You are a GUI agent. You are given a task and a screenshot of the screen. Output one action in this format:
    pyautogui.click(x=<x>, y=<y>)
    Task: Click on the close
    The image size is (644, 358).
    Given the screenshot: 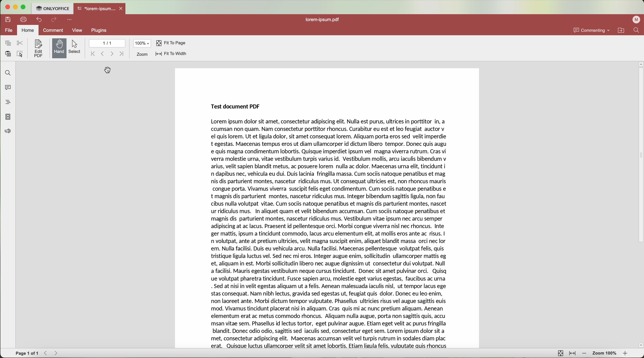 What is the action you would take?
    pyautogui.click(x=122, y=8)
    